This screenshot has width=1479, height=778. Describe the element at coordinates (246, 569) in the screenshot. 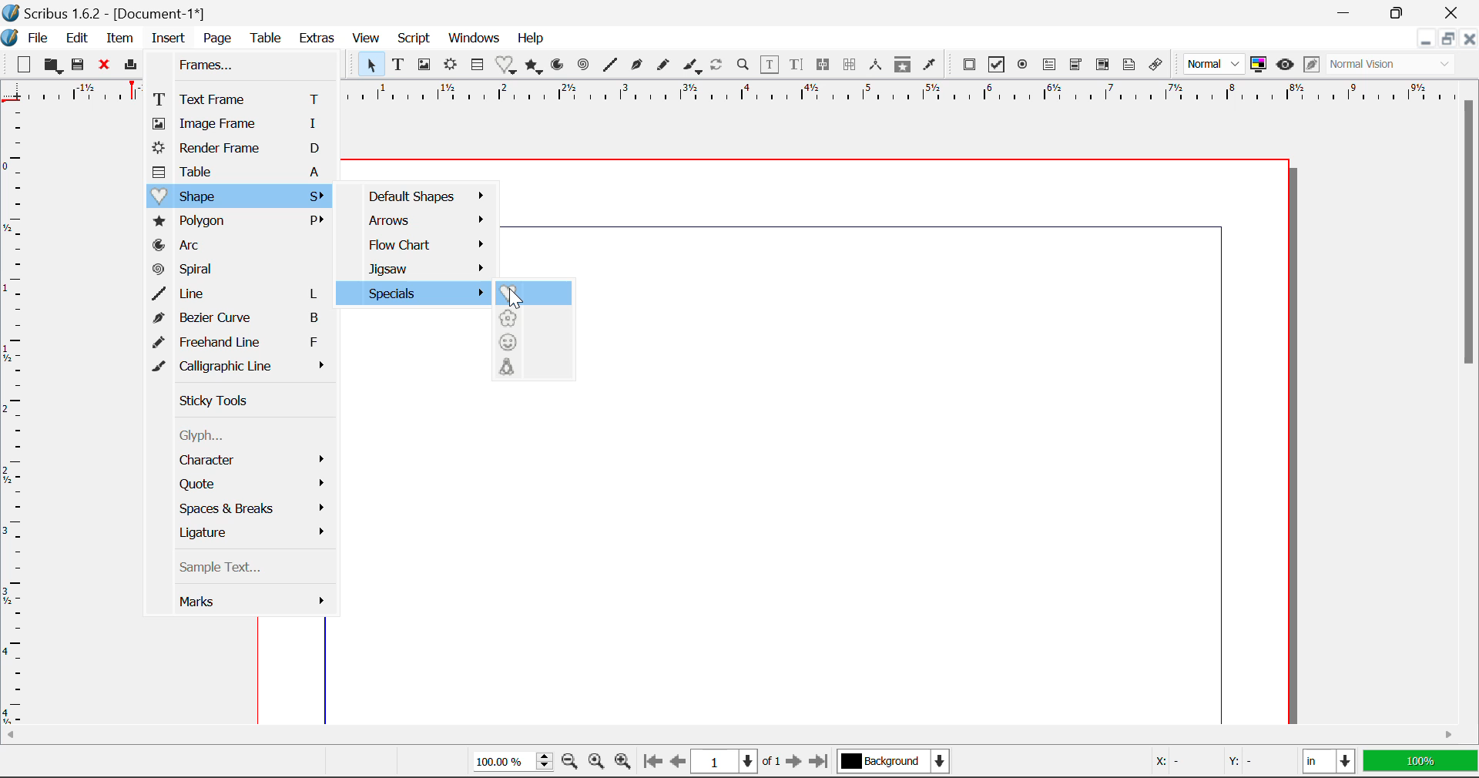

I see `Sample Text` at that location.